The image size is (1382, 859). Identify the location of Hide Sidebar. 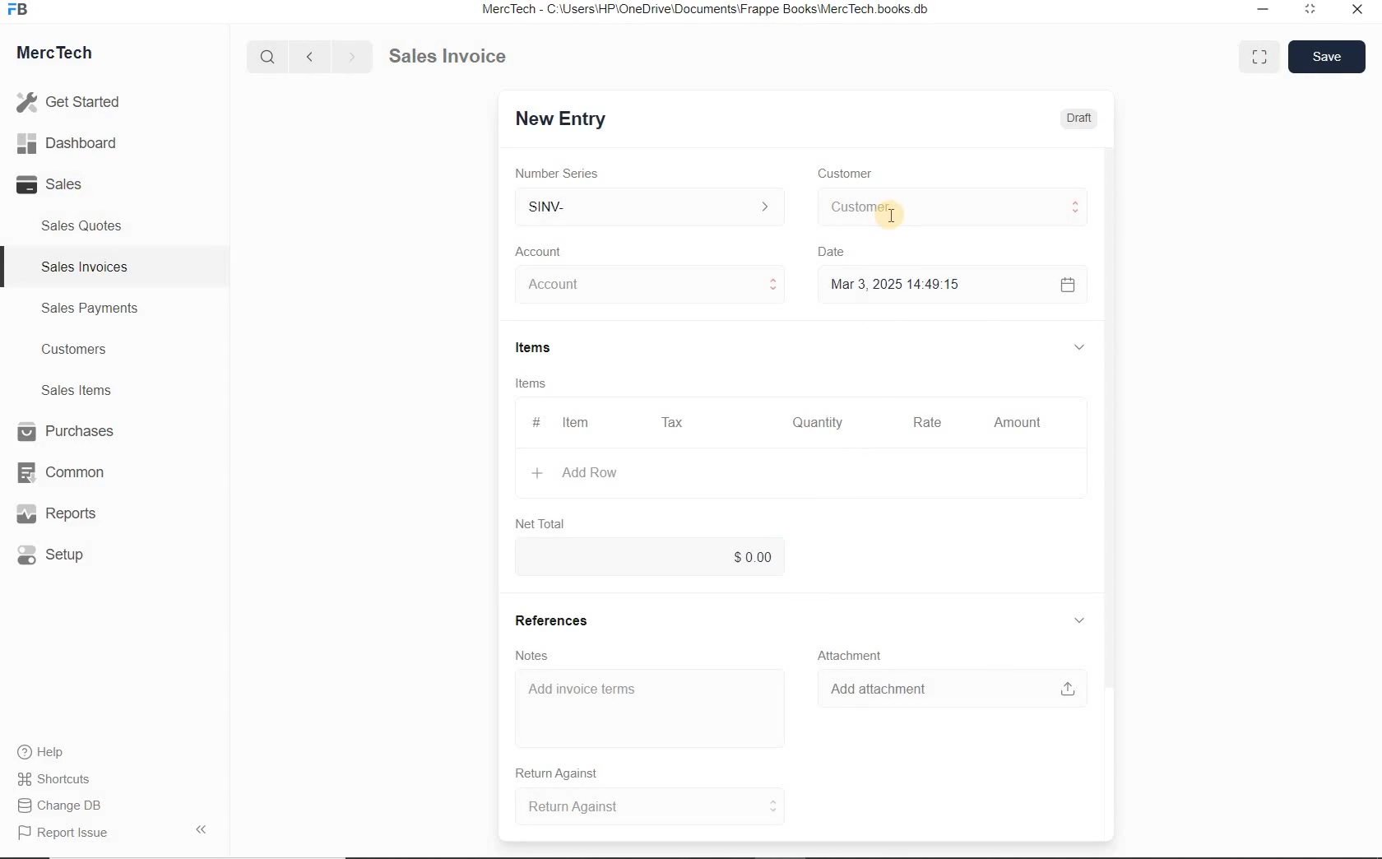
(200, 829).